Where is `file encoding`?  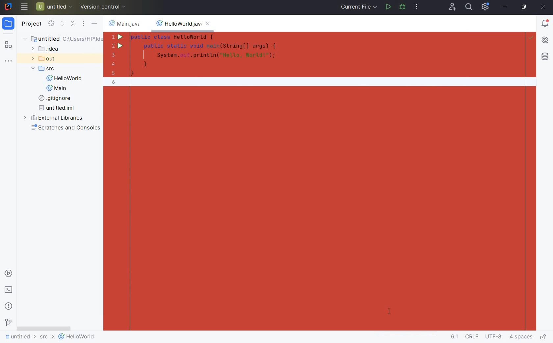
file encoding is located at coordinates (494, 337).